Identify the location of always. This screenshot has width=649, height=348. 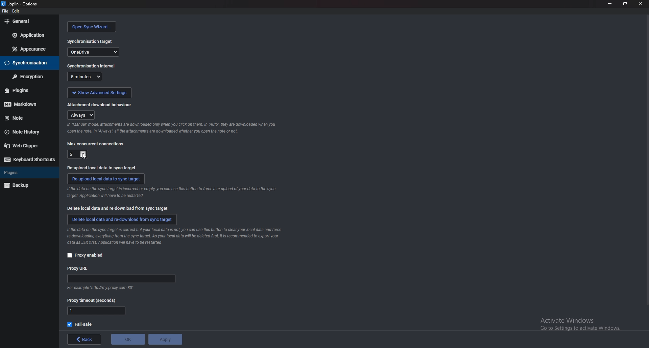
(80, 115).